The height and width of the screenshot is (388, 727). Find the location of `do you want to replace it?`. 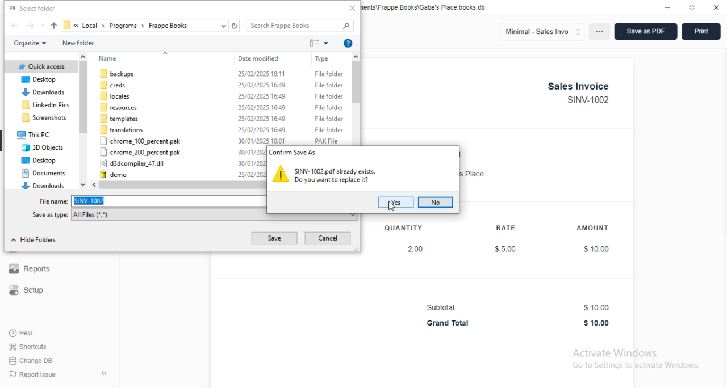

do you want to replace it? is located at coordinates (331, 180).